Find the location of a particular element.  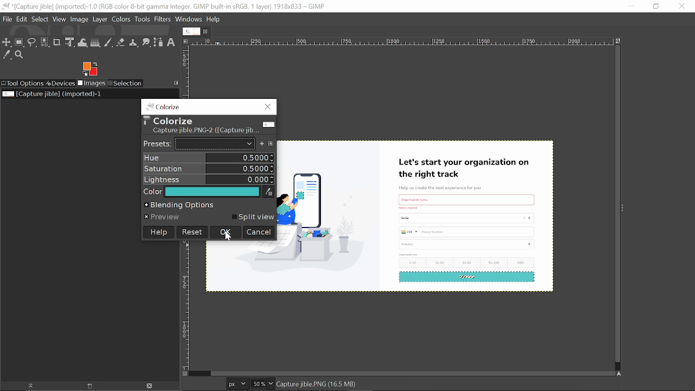

Layer is located at coordinates (100, 19).